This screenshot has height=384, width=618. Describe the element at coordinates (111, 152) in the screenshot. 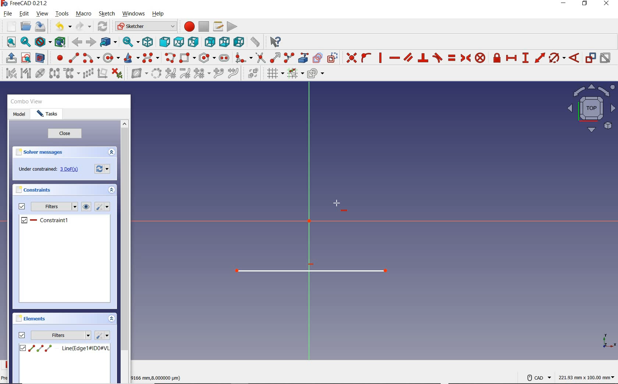

I see `COLLAPSE` at that location.